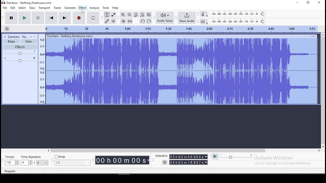 This screenshot has width=326, height=183. I want to click on stop, so click(38, 18).